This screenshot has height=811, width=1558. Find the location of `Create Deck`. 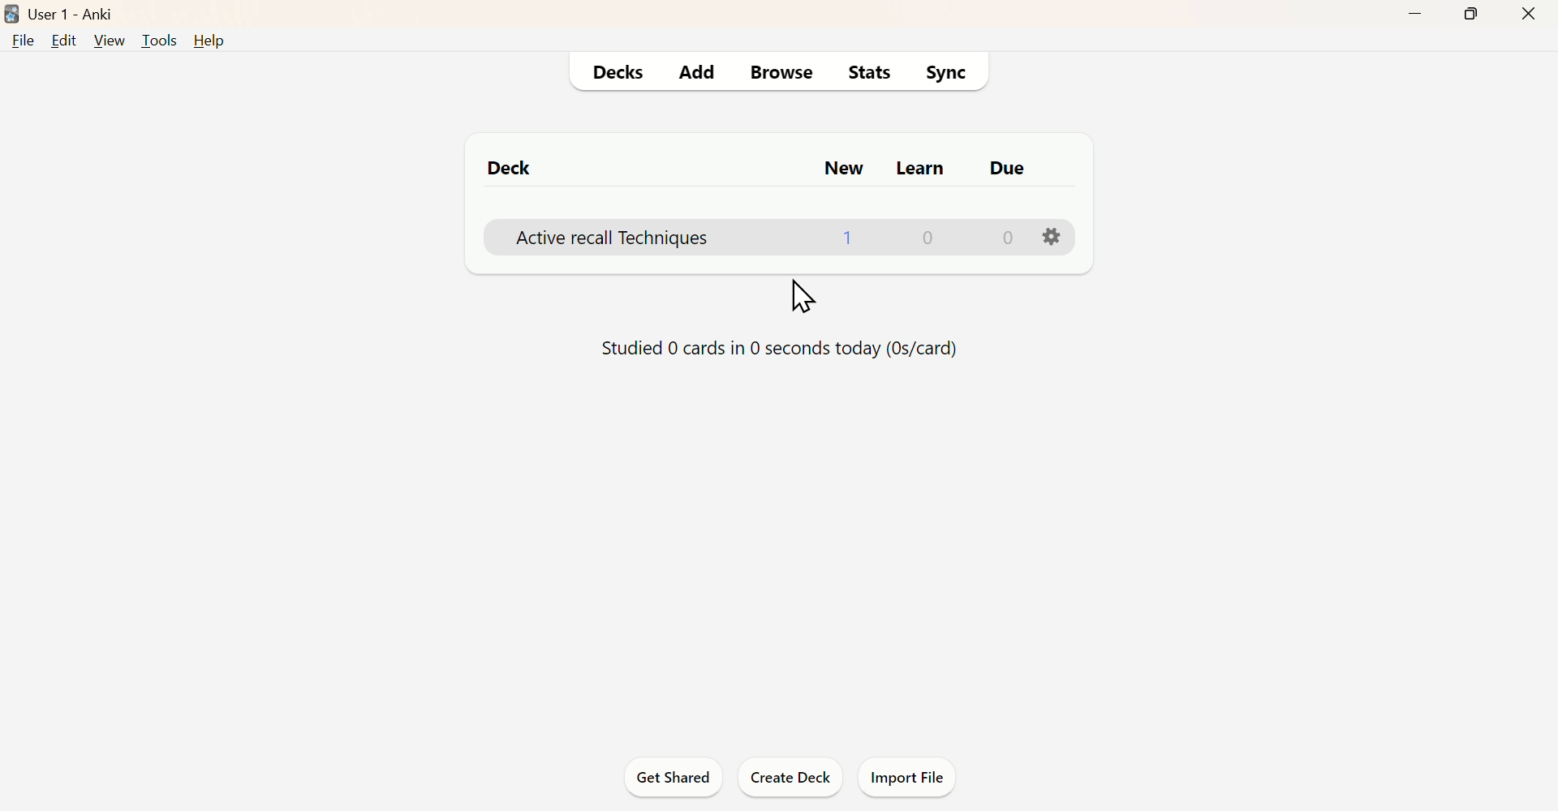

Create Deck is located at coordinates (791, 776).